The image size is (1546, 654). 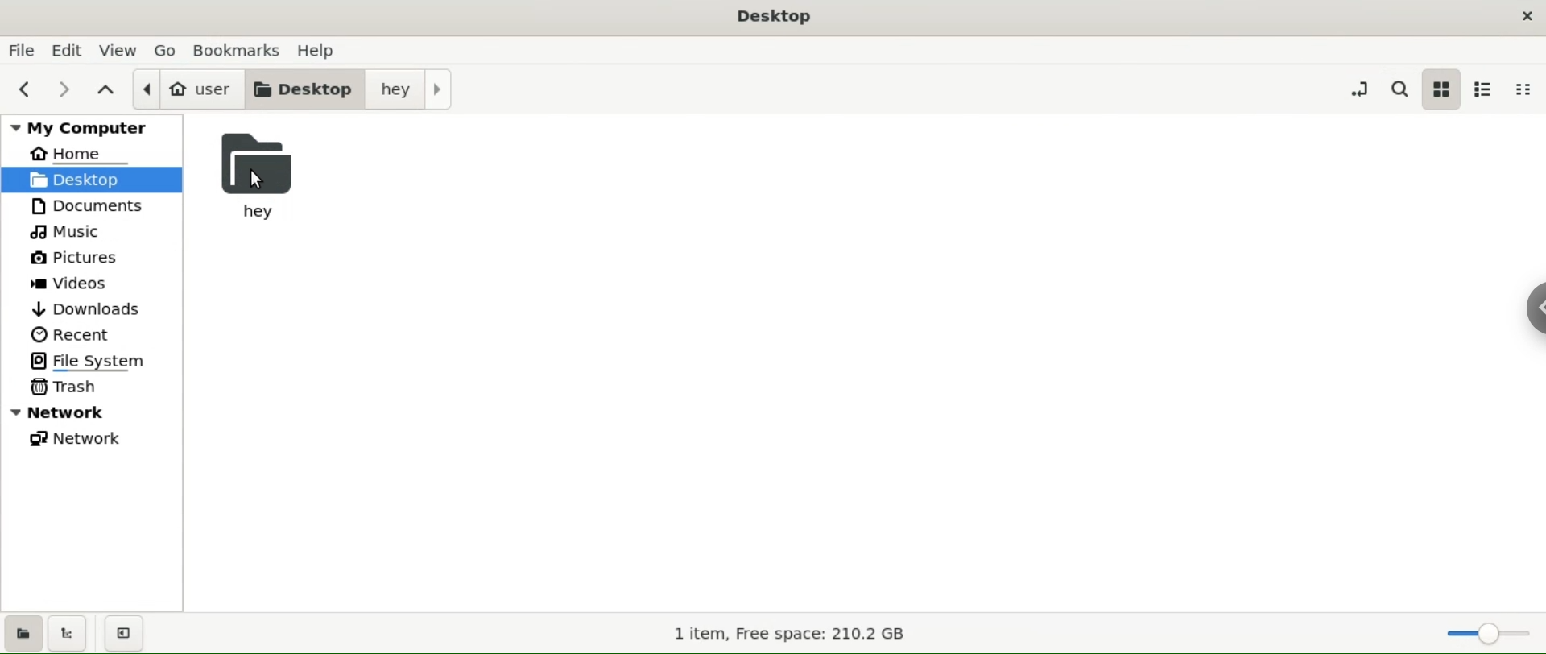 What do you see at coordinates (90, 360) in the screenshot?
I see `file system` at bounding box center [90, 360].